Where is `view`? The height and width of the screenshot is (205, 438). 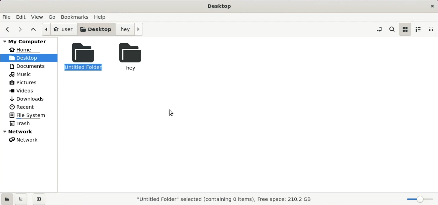
view is located at coordinates (38, 17).